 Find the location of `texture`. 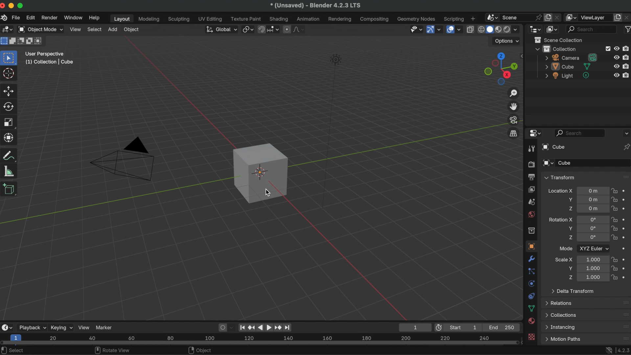

texture is located at coordinates (532, 337).